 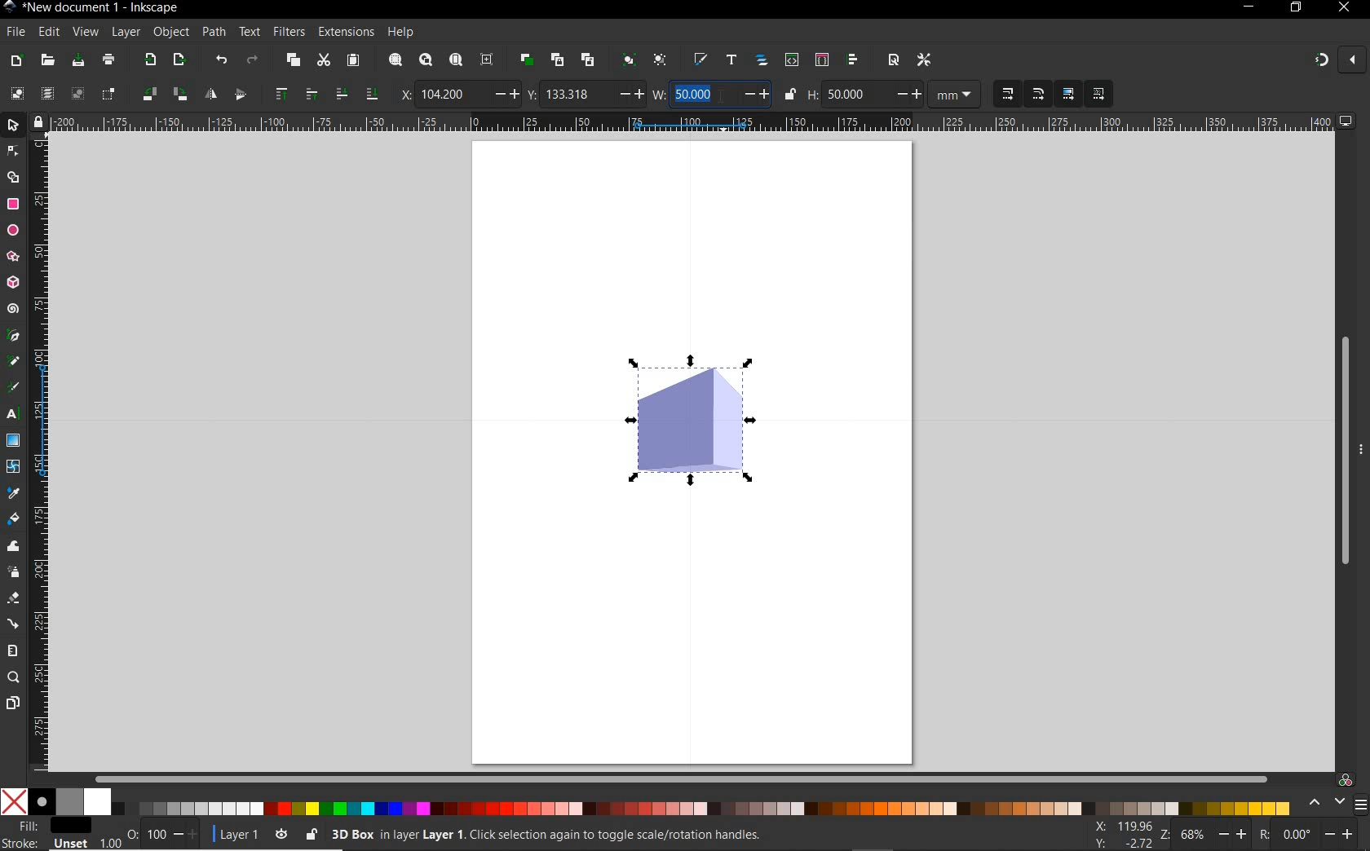 I want to click on nothing selected, so click(x=131, y=828).